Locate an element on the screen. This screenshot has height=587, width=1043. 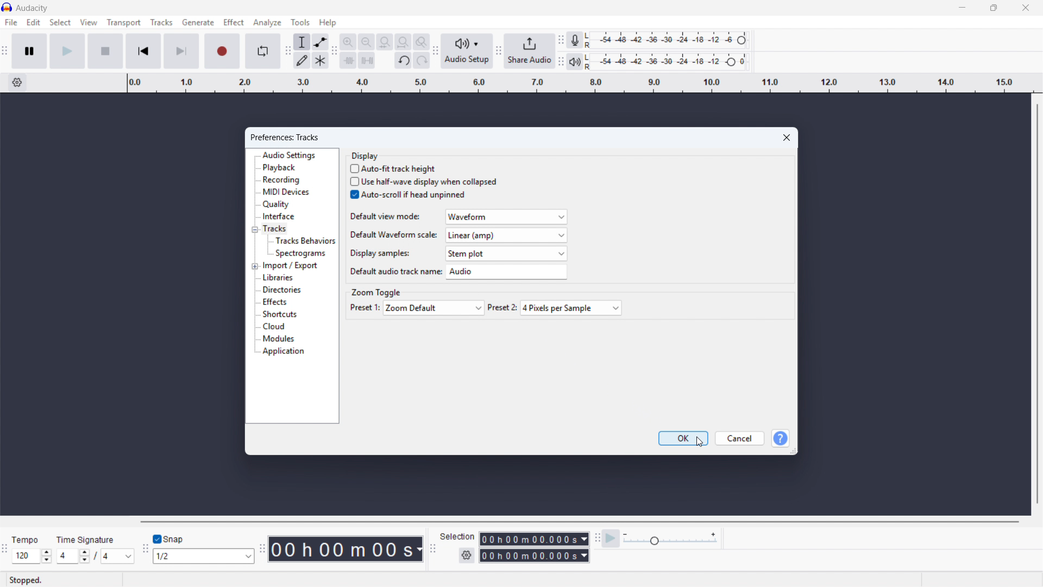
midi devices is located at coordinates (285, 192).